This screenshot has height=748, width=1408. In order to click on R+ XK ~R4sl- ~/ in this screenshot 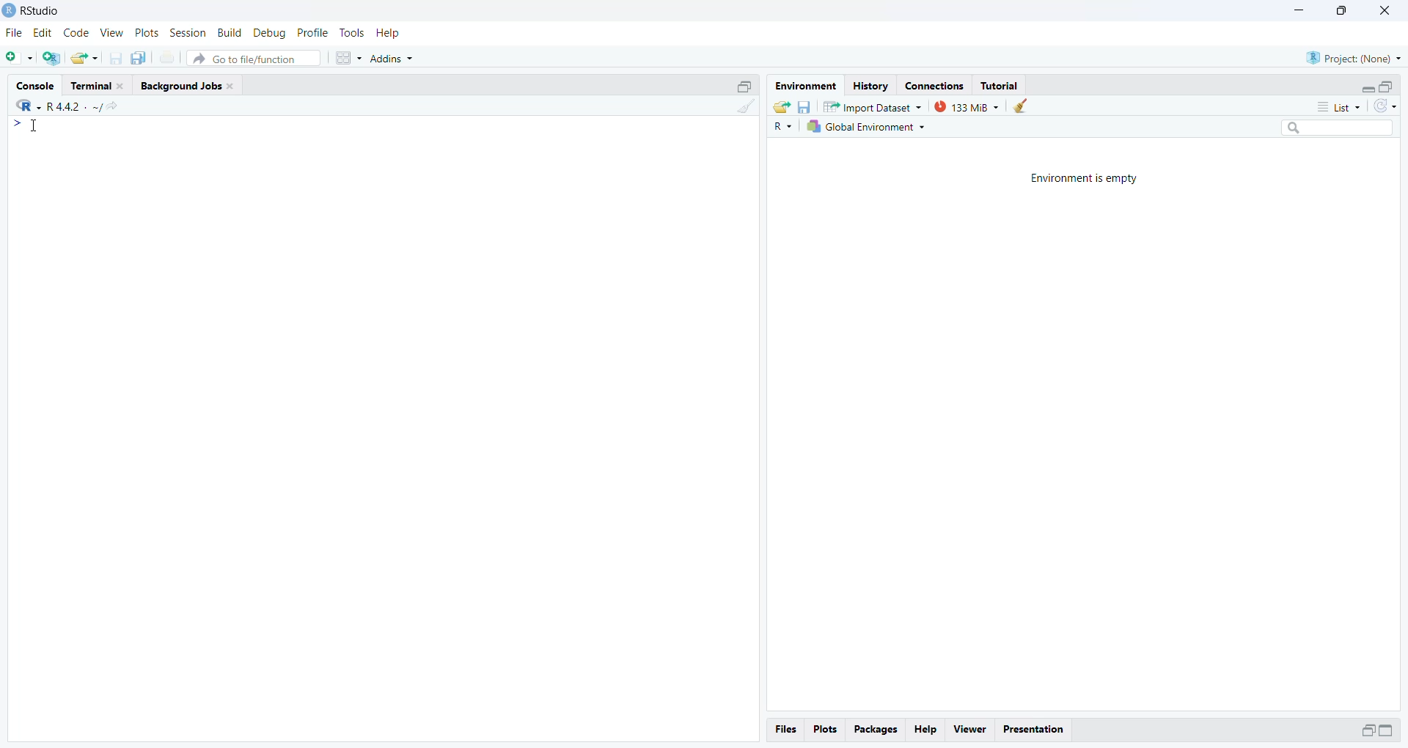, I will do `click(67, 106)`.